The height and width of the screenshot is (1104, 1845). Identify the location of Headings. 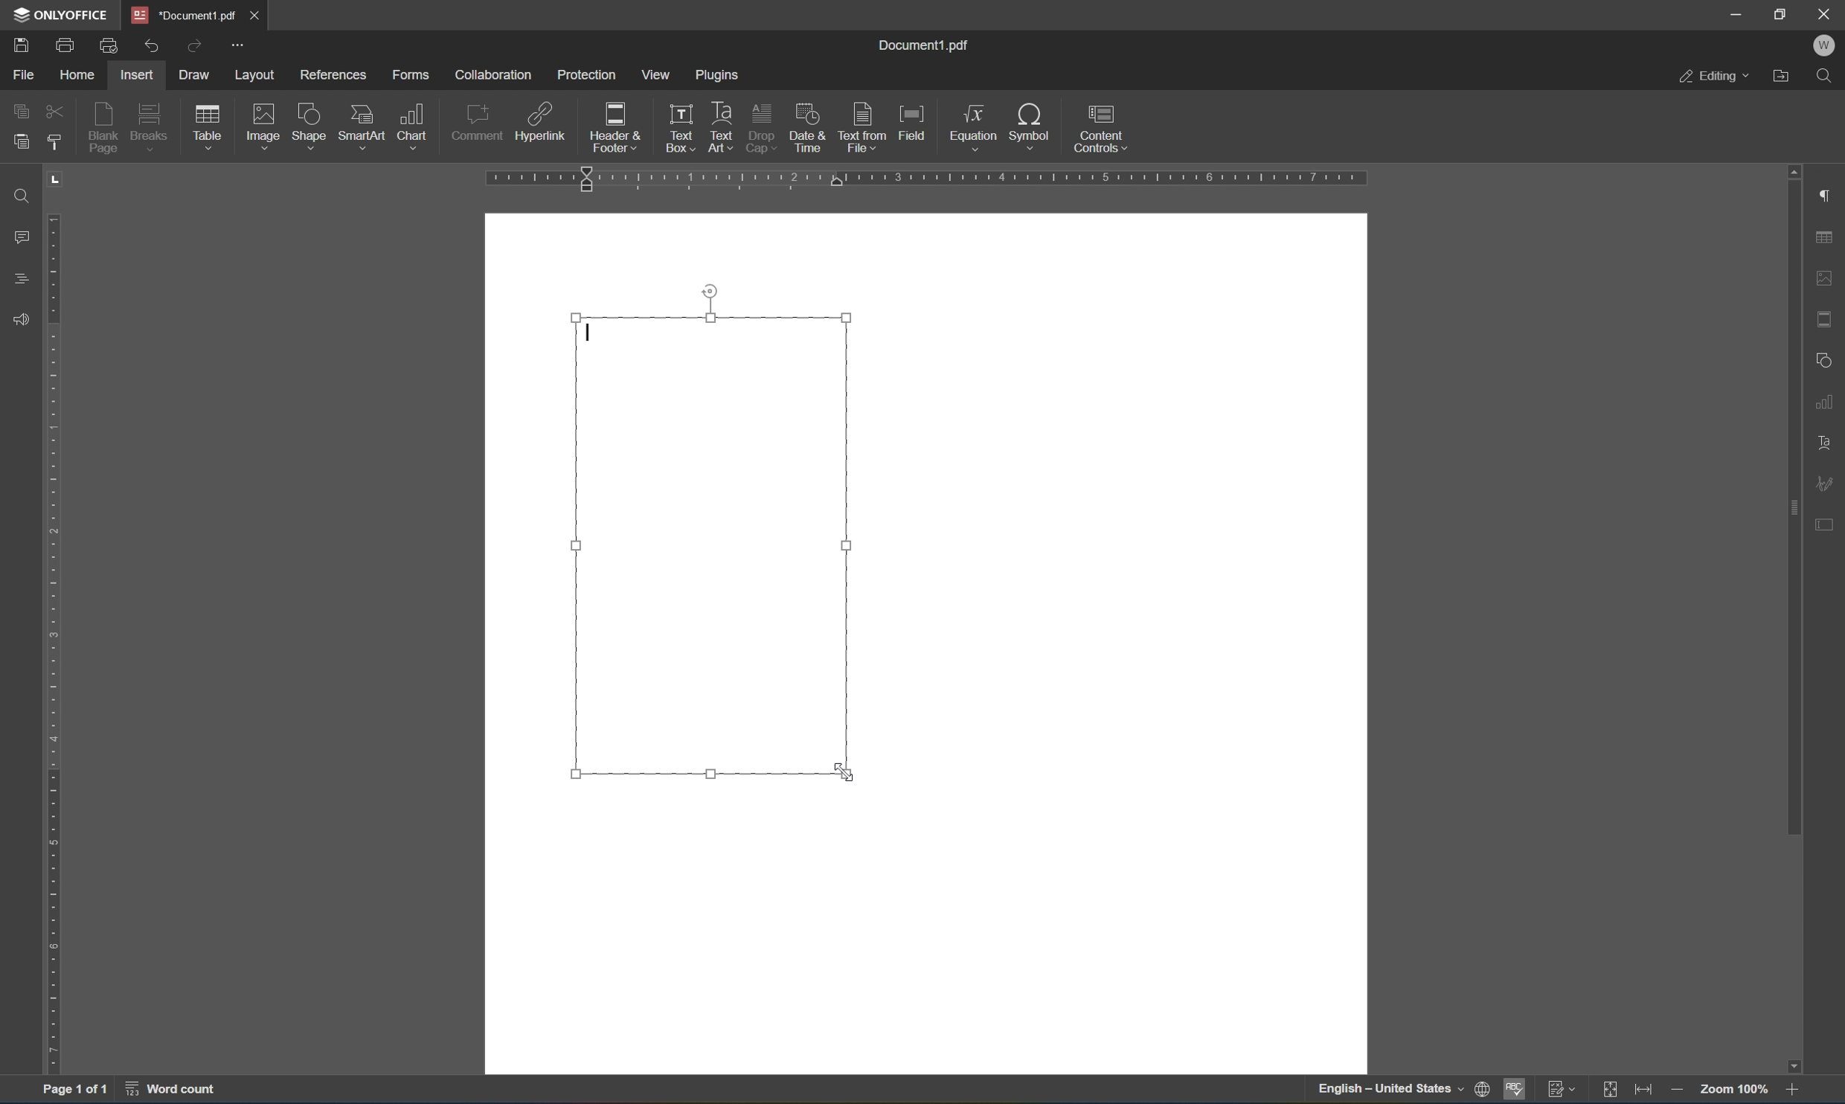
(22, 278).